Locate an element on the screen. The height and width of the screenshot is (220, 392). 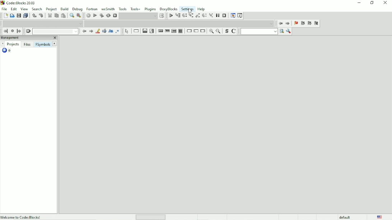
Build and run is located at coordinates (101, 15).